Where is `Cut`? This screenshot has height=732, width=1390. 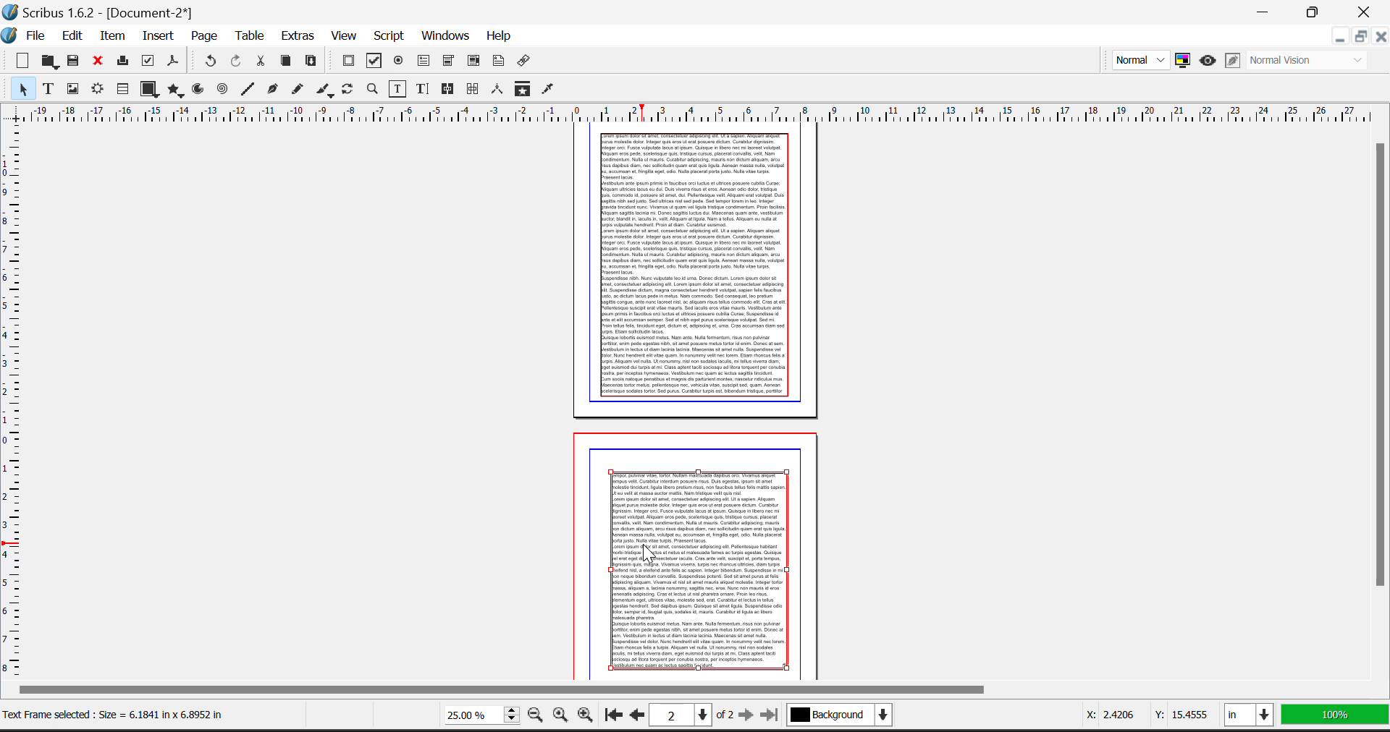 Cut is located at coordinates (260, 63).